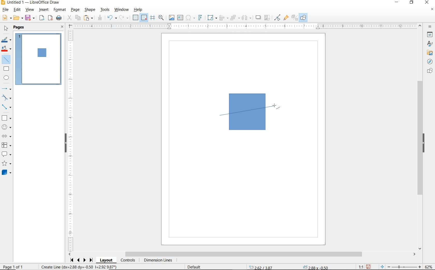  I want to click on SHAPE, so click(90, 10).